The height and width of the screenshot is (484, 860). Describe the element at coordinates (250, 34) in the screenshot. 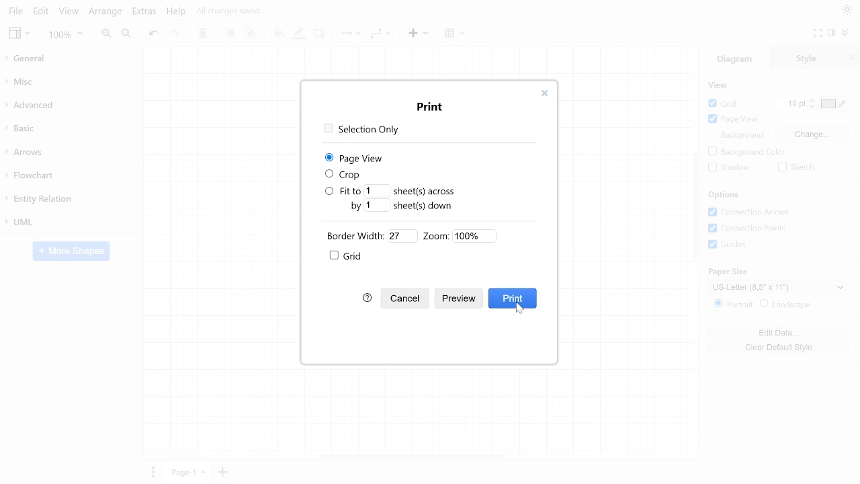

I see `To back` at that location.